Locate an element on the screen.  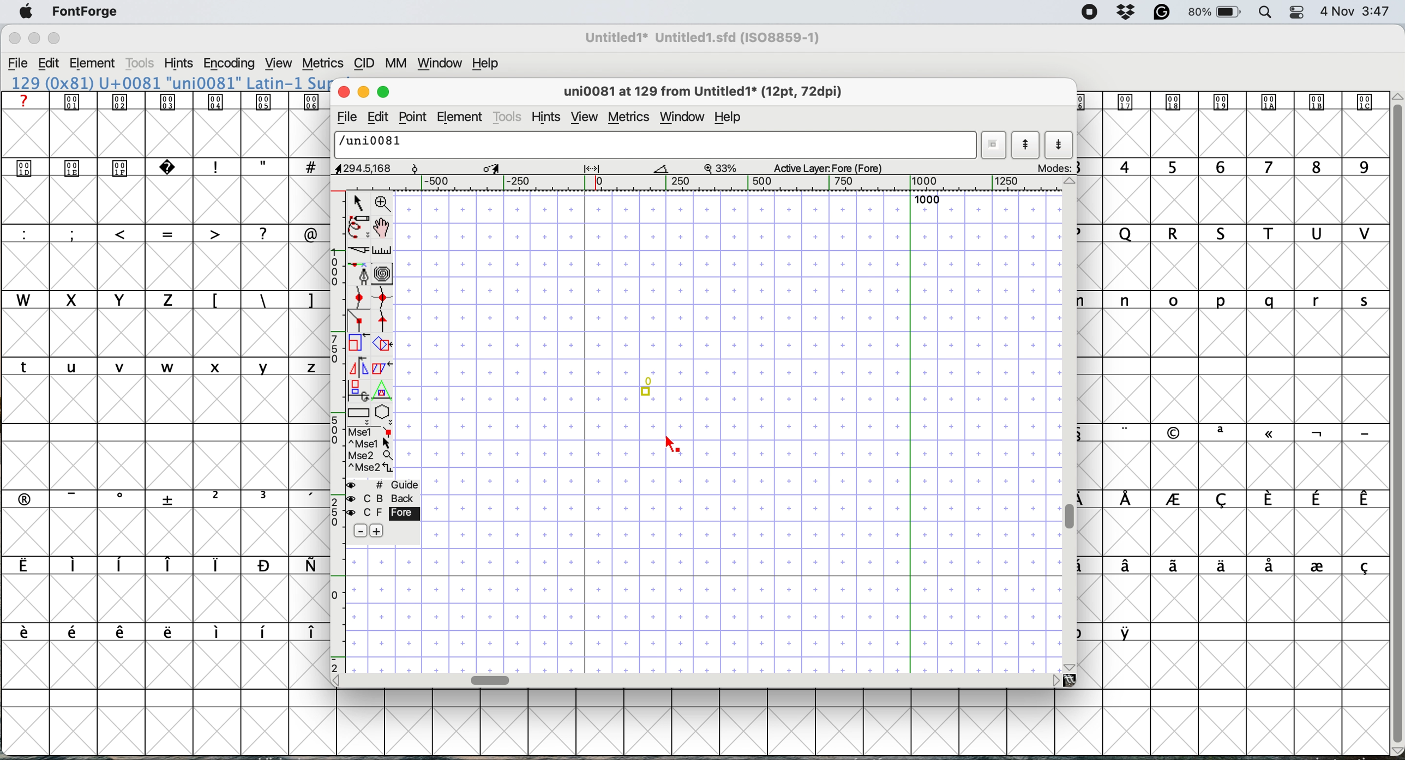
add a point then drag out its points is located at coordinates (360, 273).